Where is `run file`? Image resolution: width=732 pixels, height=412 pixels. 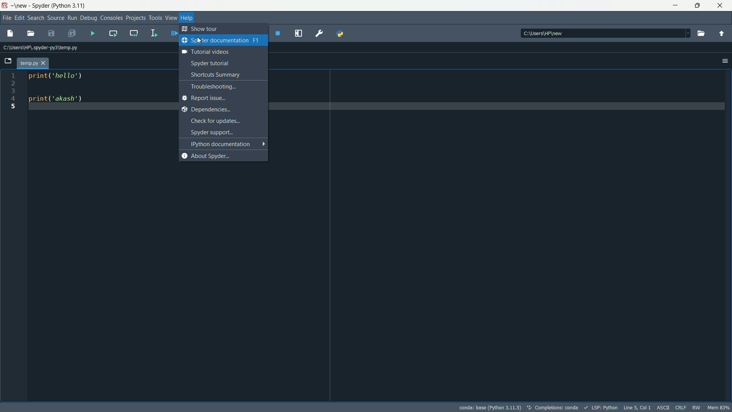 run file is located at coordinates (92, 34).